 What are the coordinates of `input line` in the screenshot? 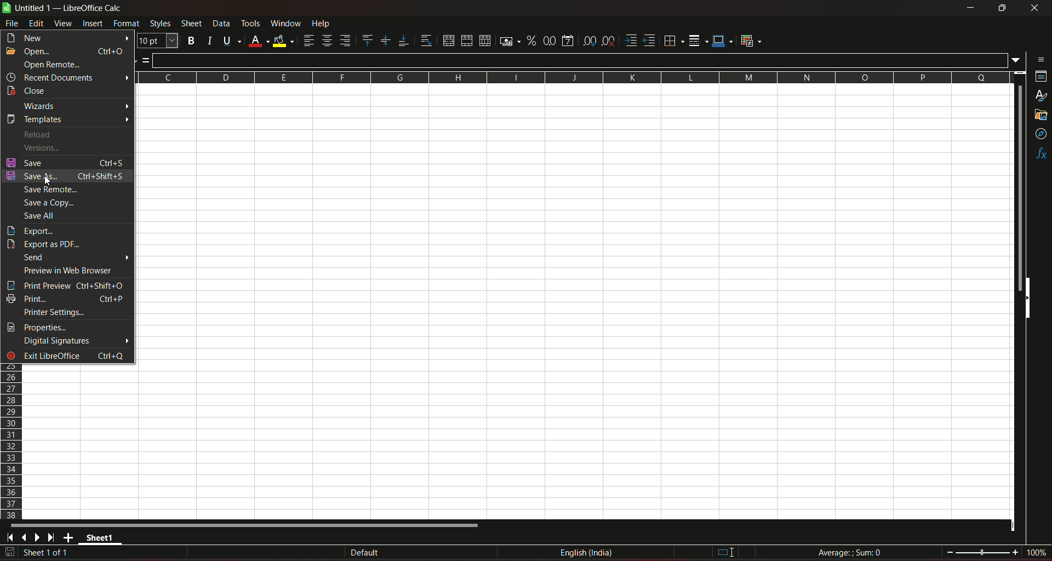 It's located at (581, 59).